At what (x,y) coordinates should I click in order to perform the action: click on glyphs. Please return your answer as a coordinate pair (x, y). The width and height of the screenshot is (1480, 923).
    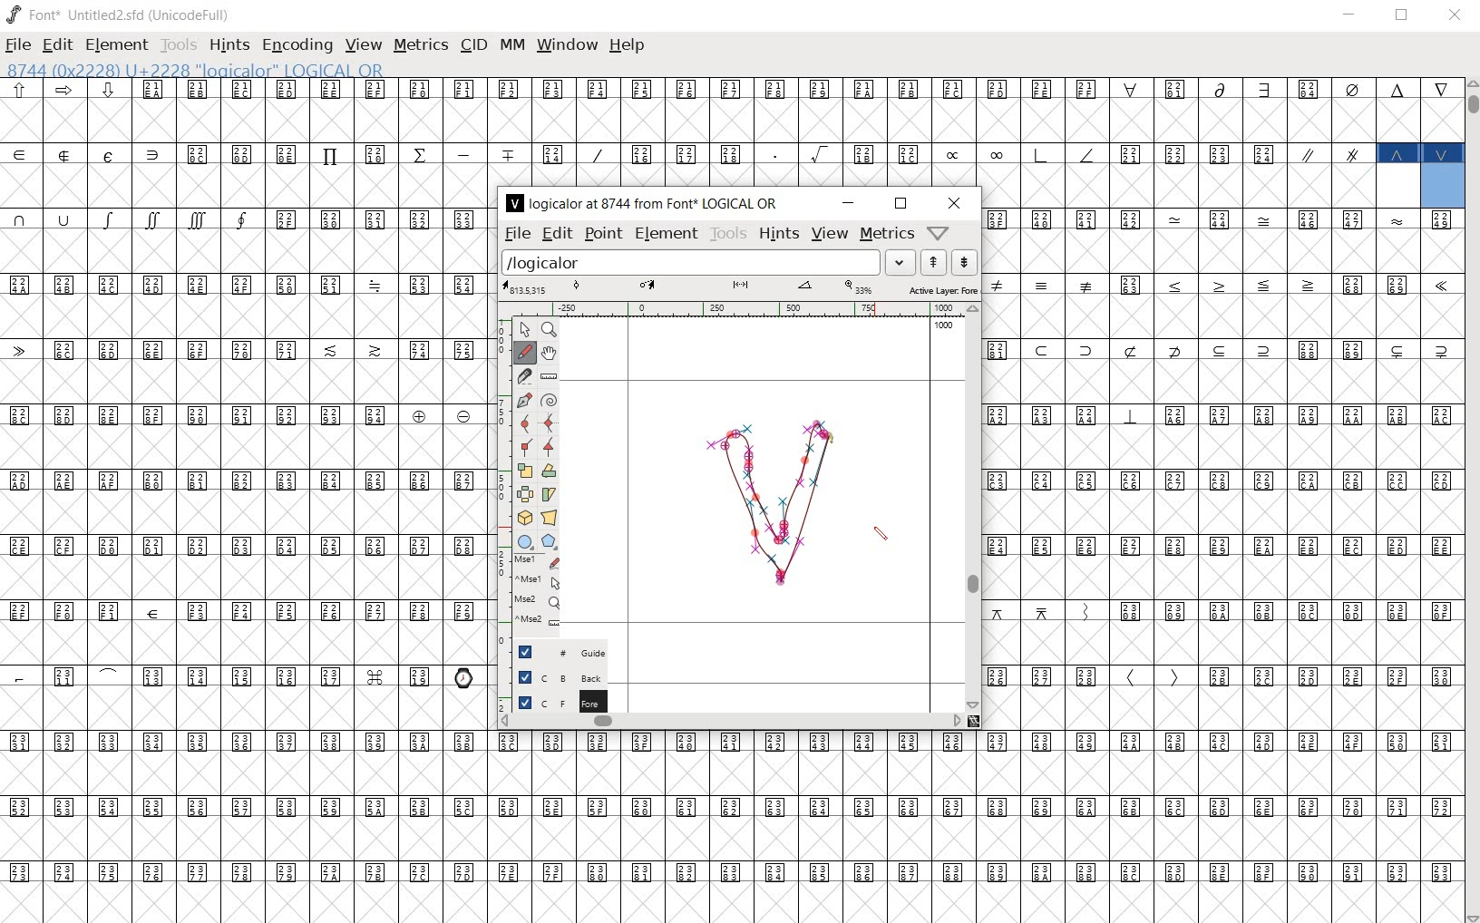
    Looking at the image, I should click on (243, 497).